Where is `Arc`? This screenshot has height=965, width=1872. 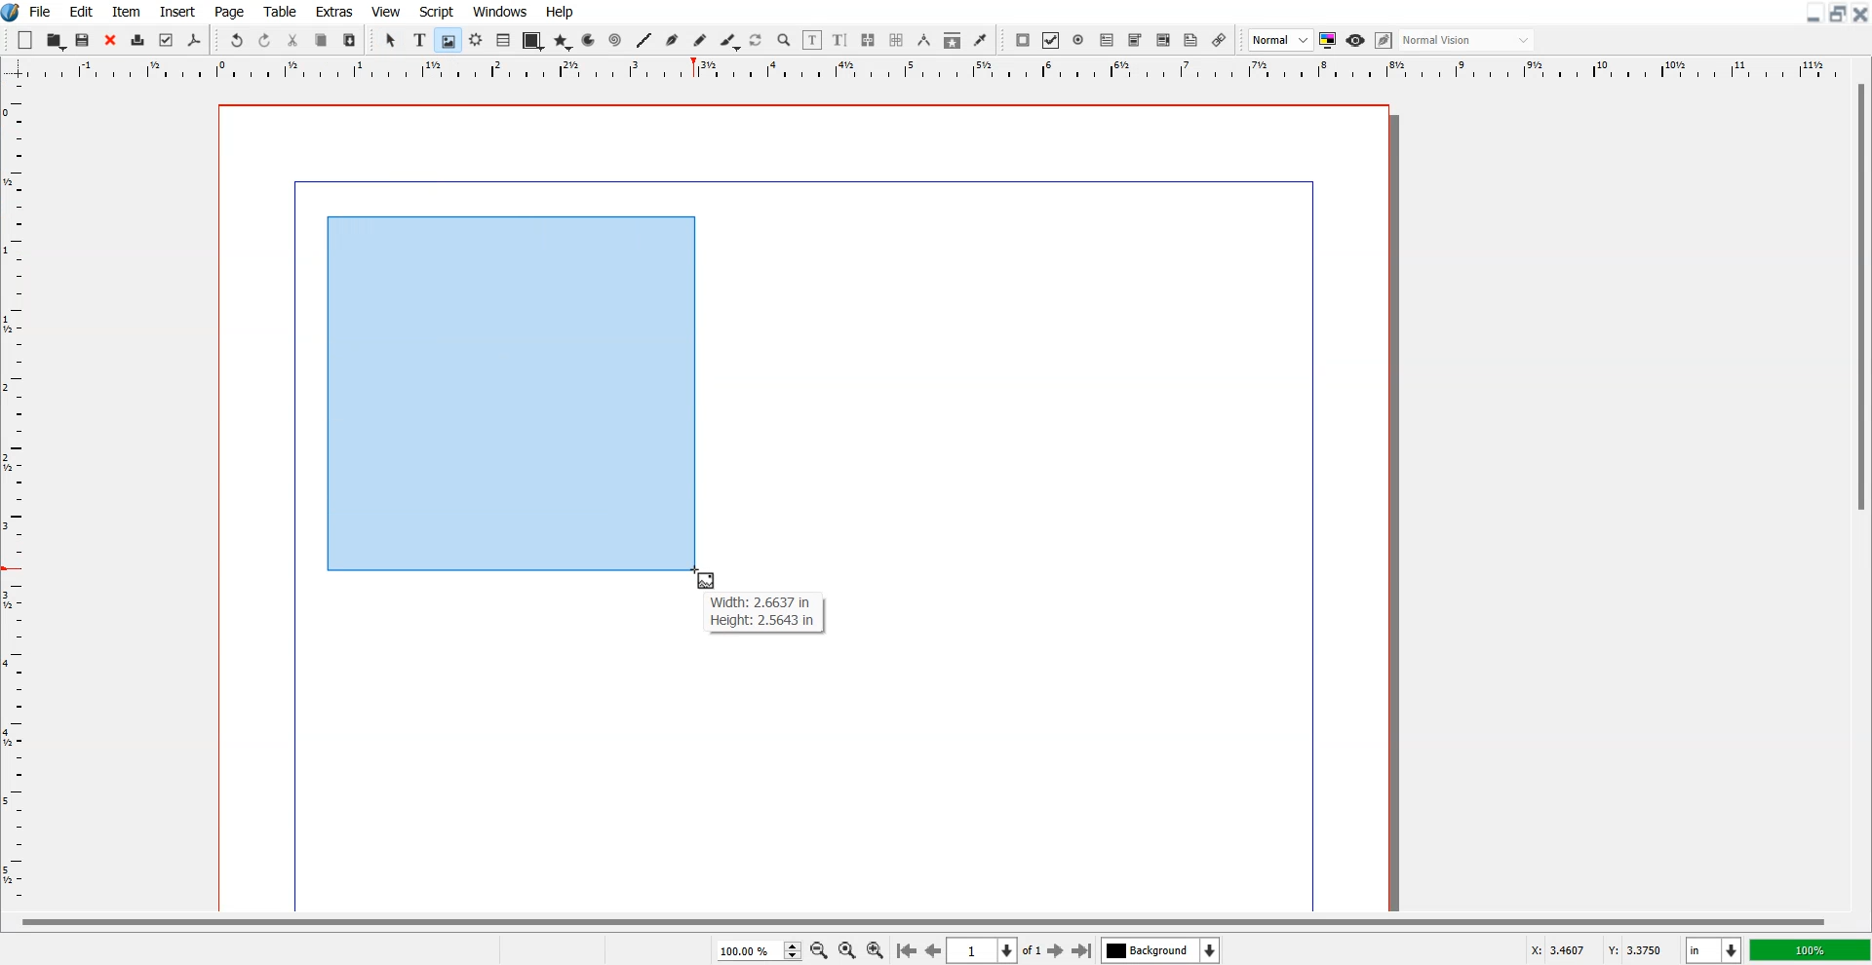
Arc is located at coordinates (590, 40).